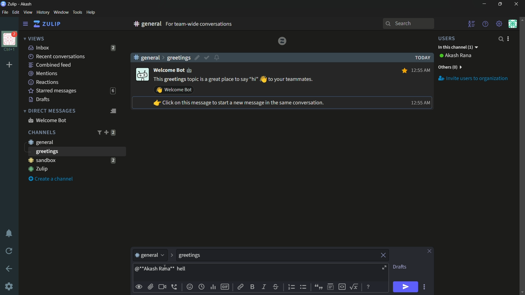 Image resolution: width=525 pixels, height=295 pixels. Describe the element at coordinates (342, 286) in the screenshot. I see `code` at that location.